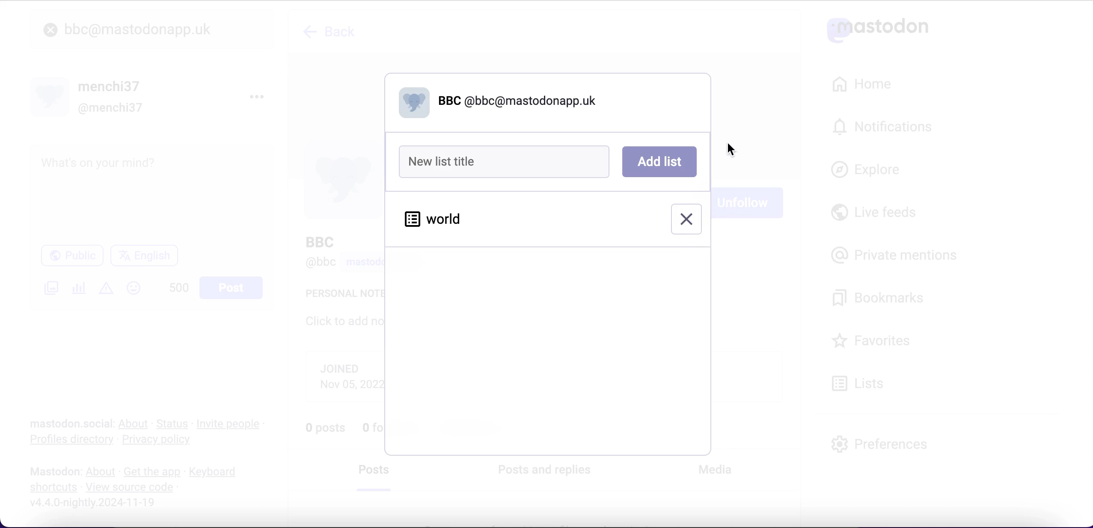  I want to click on bookmarks, so click(881, 298).